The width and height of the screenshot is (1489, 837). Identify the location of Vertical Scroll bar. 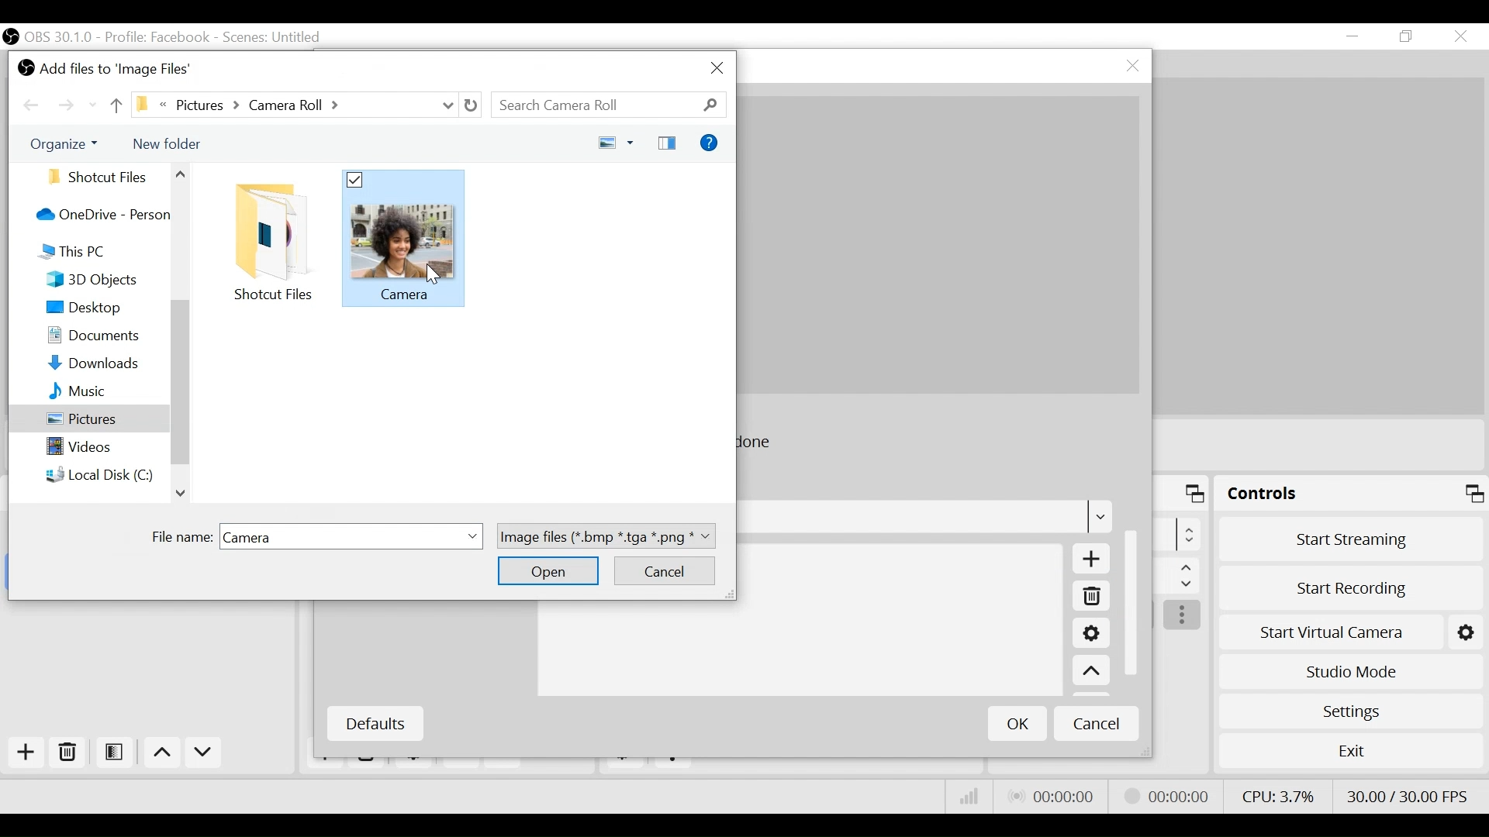
(1135, 600).